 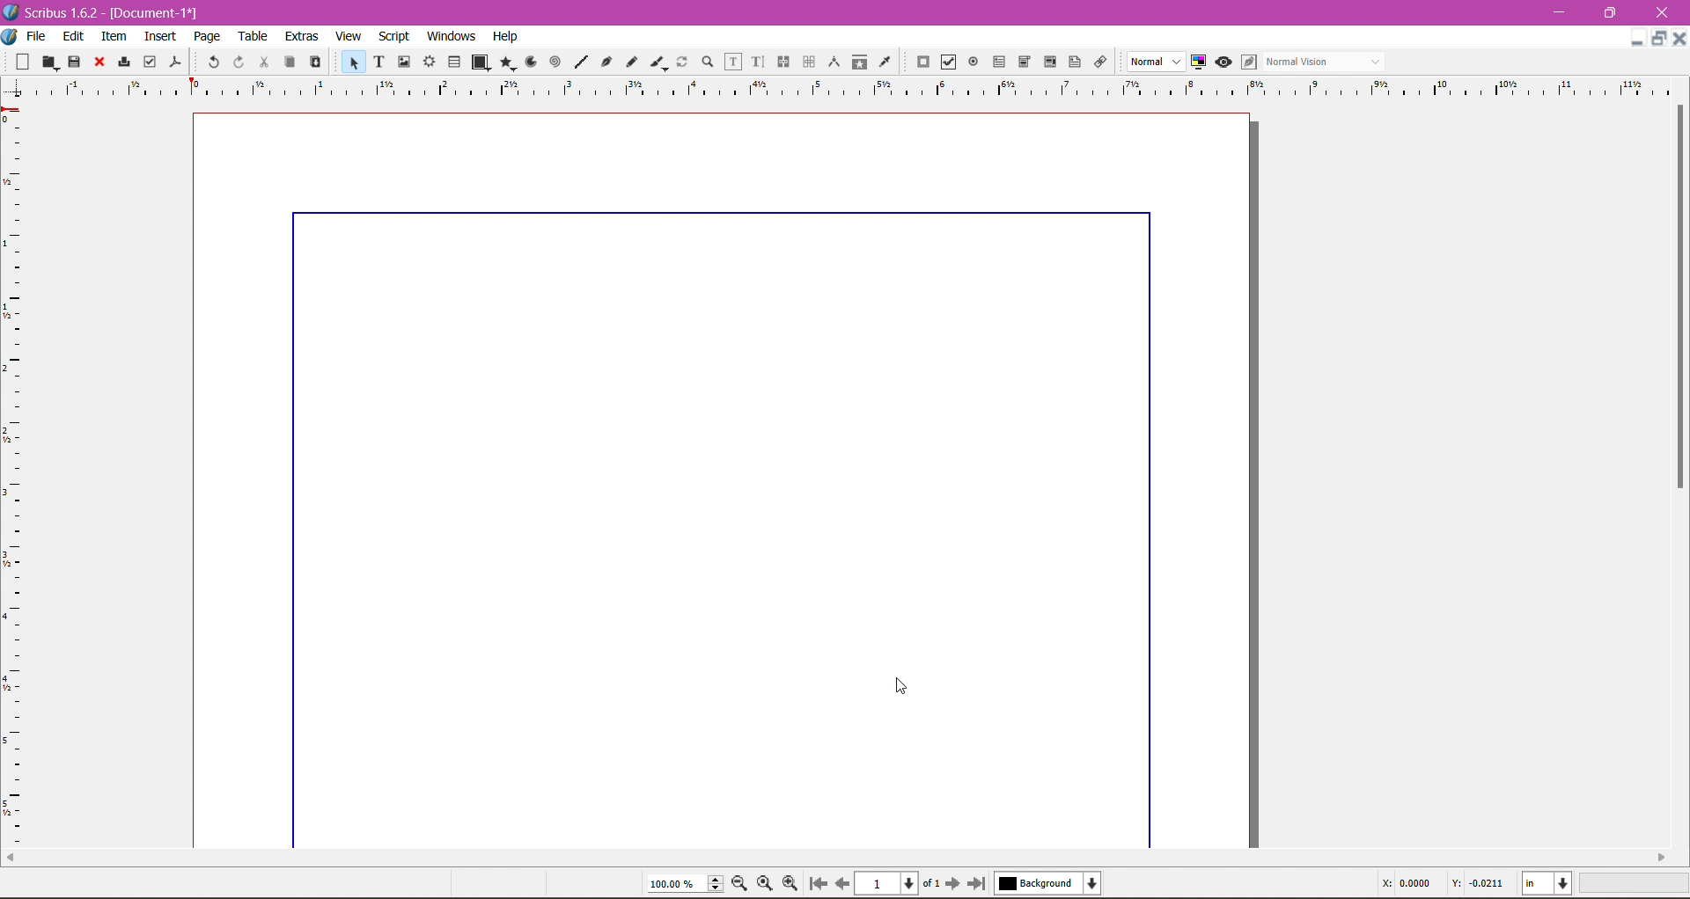 What do you see at coordinates (885, 62) in the screenshot?
I see `Eye Dropper` at bounding box center [885, 62].